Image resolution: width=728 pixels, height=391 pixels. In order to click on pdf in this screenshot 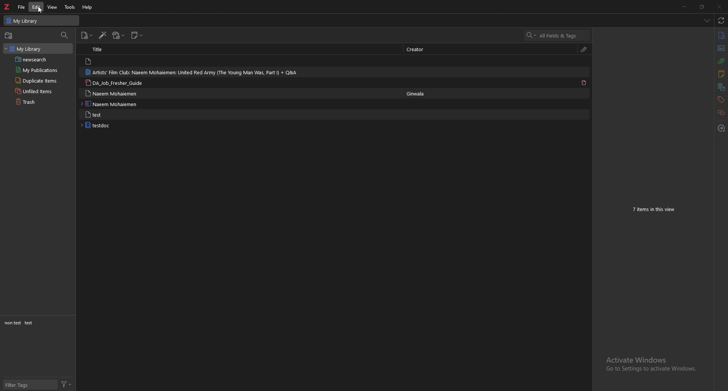, I will do `click(585, 83)`.